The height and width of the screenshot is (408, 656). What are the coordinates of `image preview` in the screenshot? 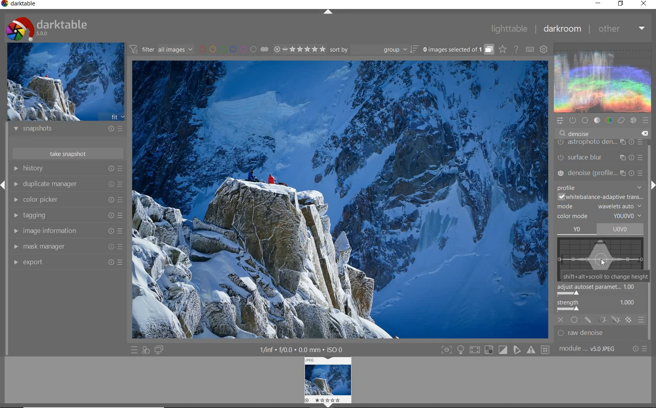 It's located at (65, 81).